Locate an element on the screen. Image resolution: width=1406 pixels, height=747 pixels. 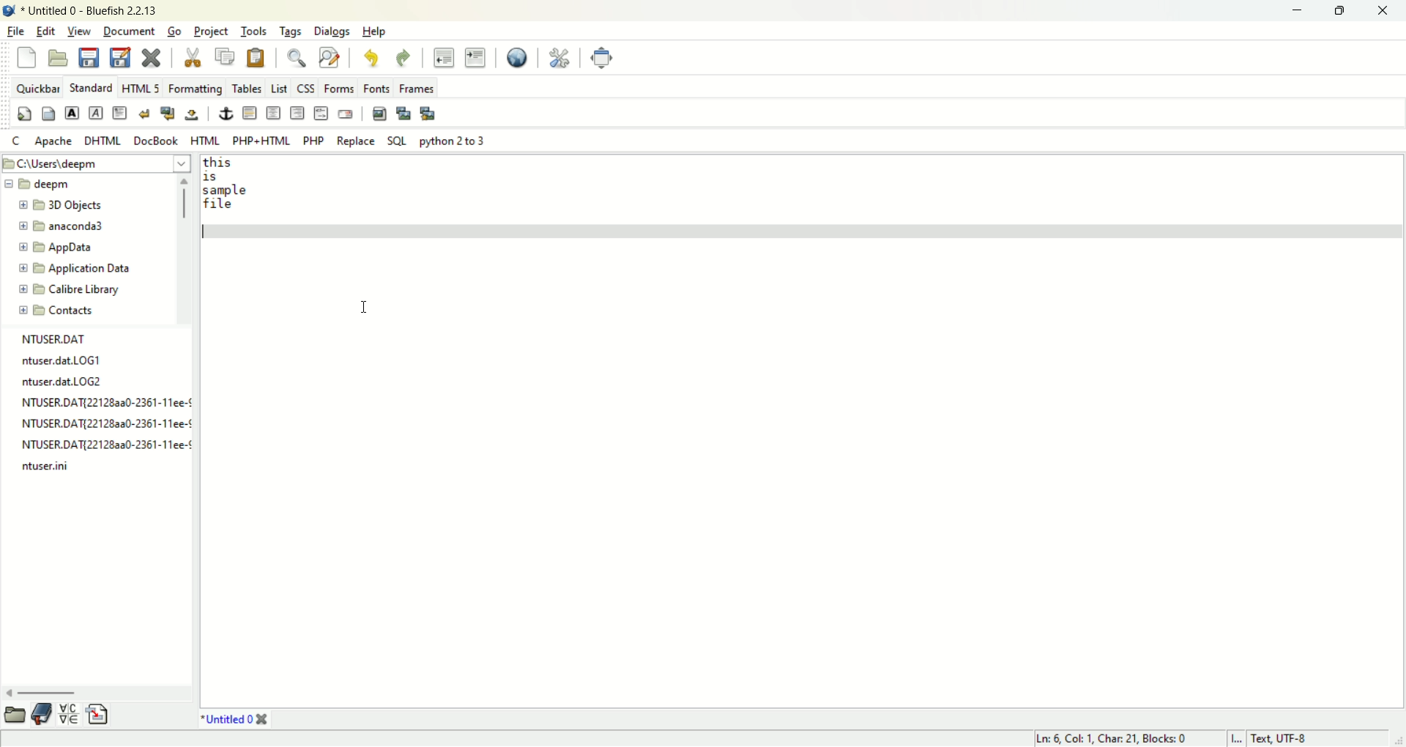
email is located at coordinates (348, 114).